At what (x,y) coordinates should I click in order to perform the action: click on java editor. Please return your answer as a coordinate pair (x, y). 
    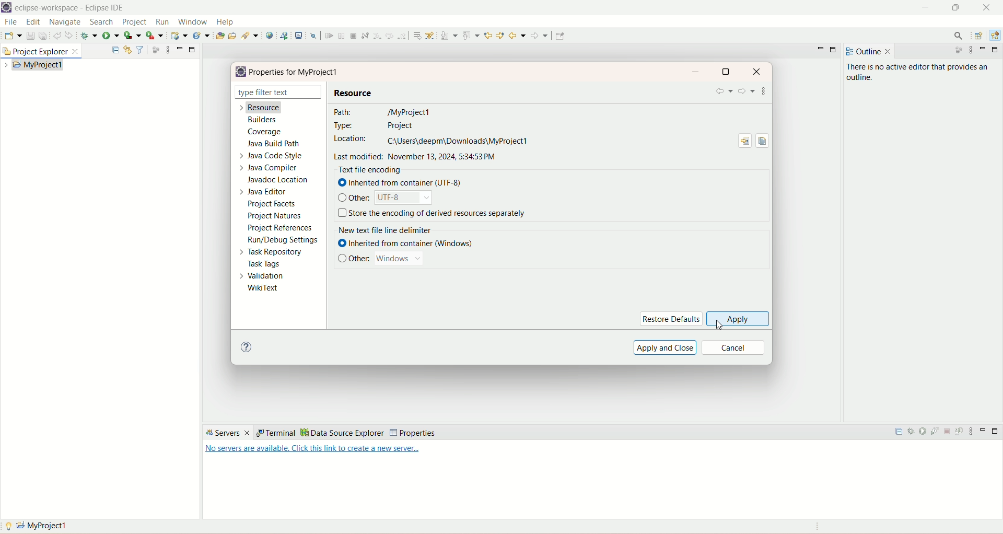
    Looking at the image, I should click on (260, 192).